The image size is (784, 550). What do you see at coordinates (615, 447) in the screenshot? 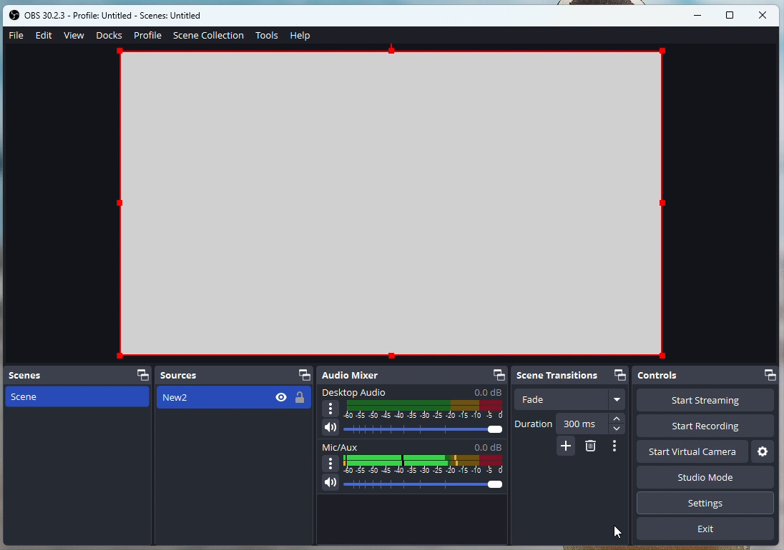
I see `More` at bounding box center [615, 447].